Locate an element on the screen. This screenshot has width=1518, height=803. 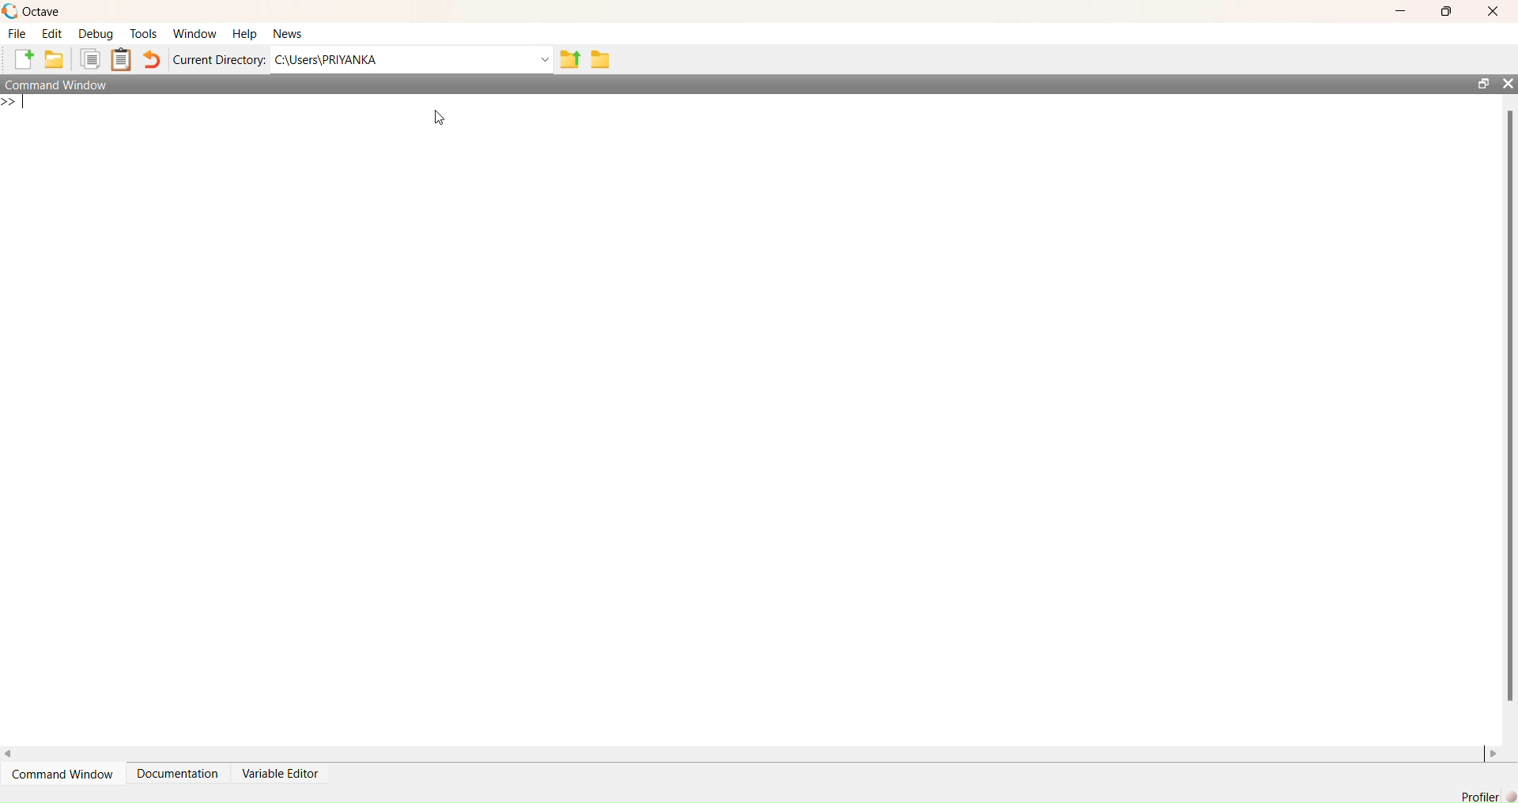
file is located at coordinates (17, 32).